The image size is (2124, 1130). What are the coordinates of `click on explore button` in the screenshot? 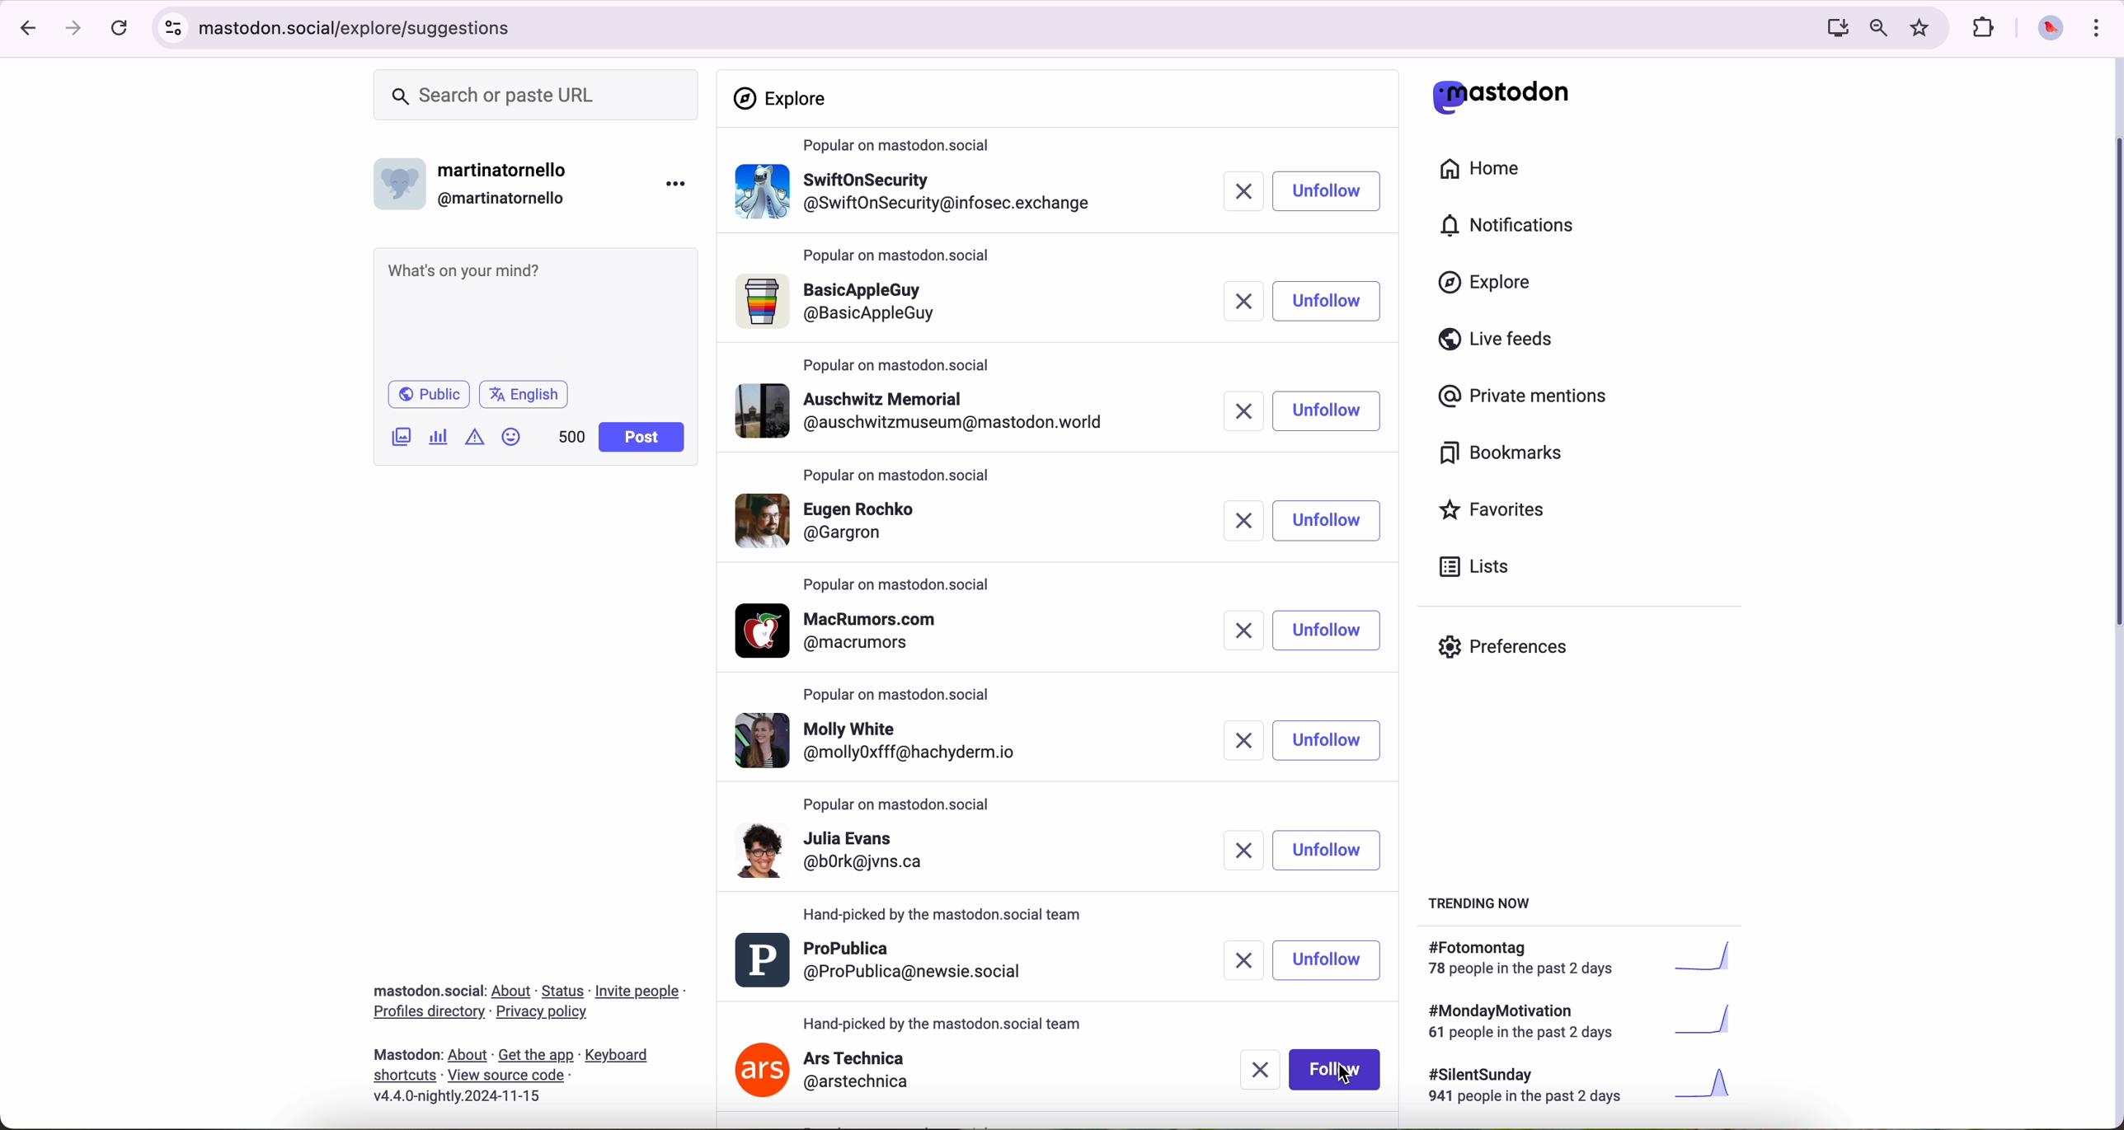 It's located at (1489, 290).